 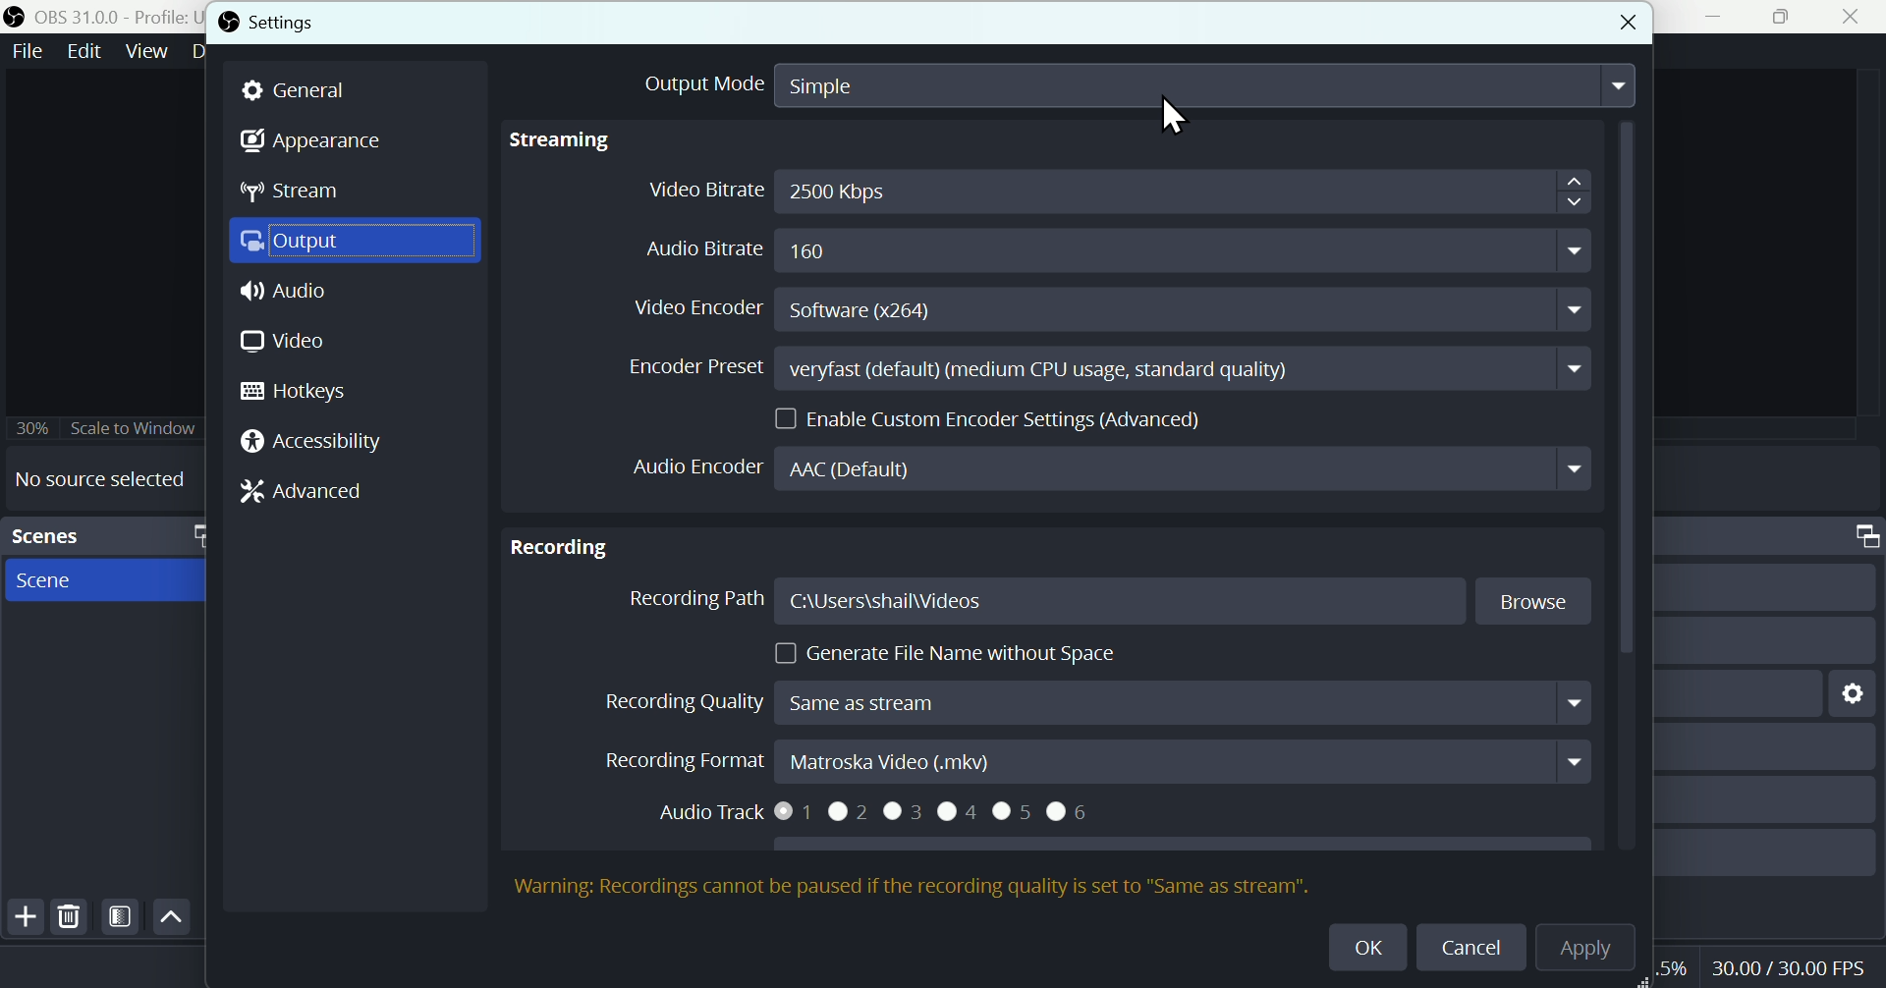 I want to click on Enable custom encoder setting advanced, so click(x=993, y=417).